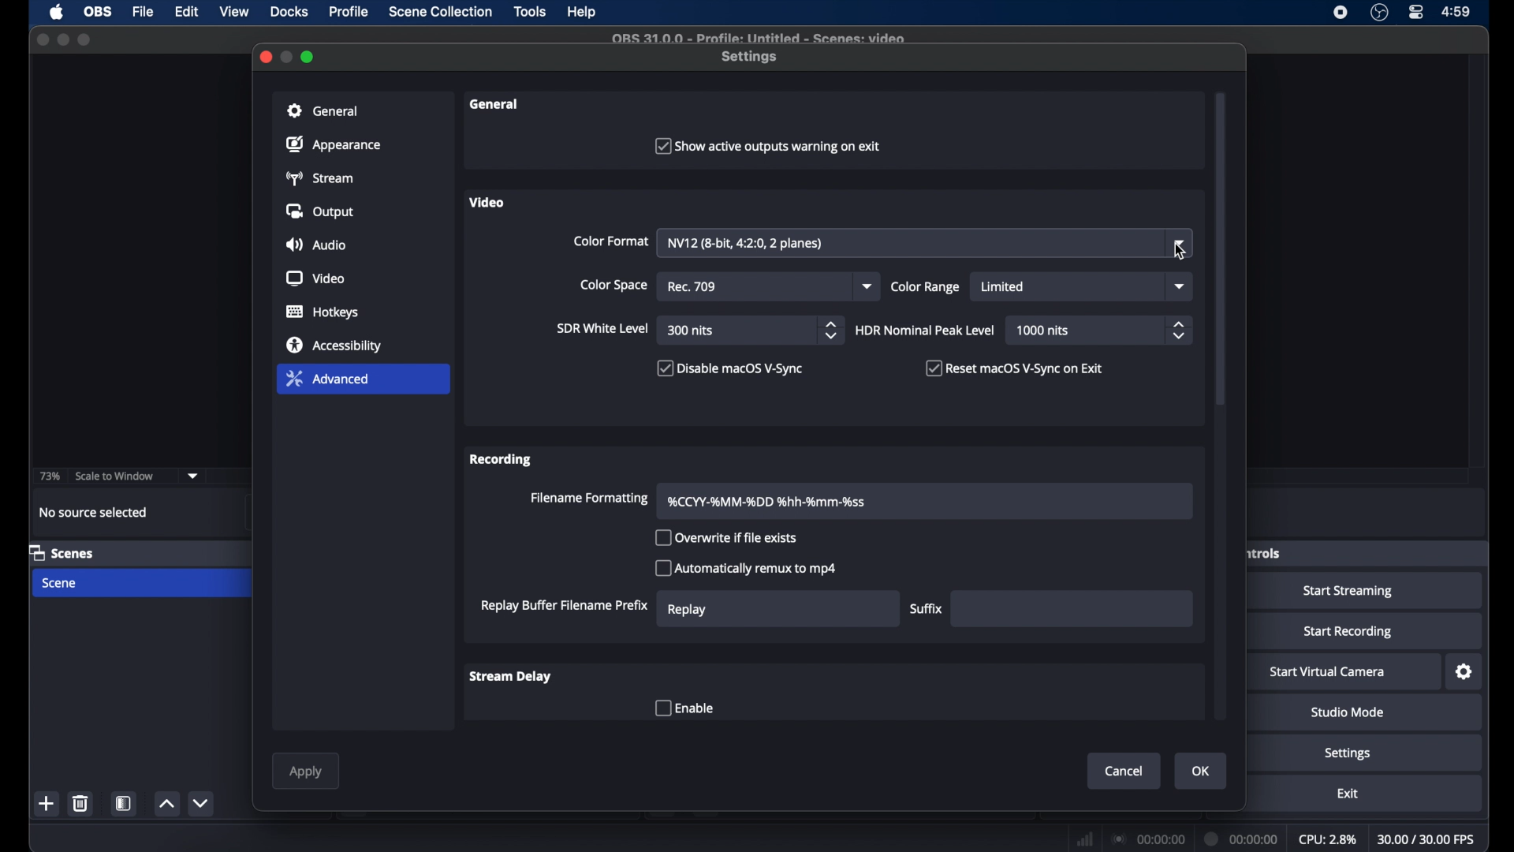 This screenshot has height=852, width=1514. What do you see at coordinates (1329, 840) in the screenshot?
I see `cpu: 2.8%` at bounding box center [1329, 840].